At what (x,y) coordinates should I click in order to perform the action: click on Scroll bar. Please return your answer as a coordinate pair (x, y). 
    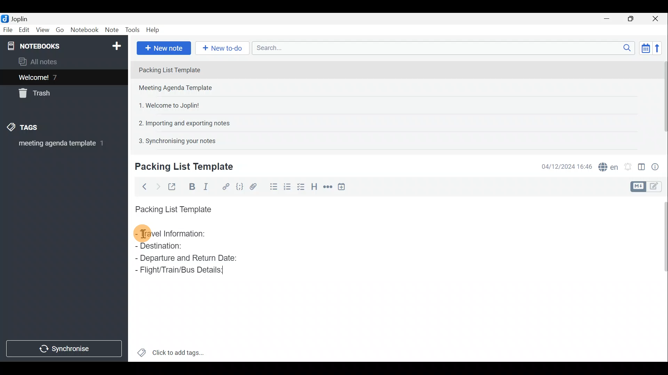
    Looking at the image, I should click on (662, 278).